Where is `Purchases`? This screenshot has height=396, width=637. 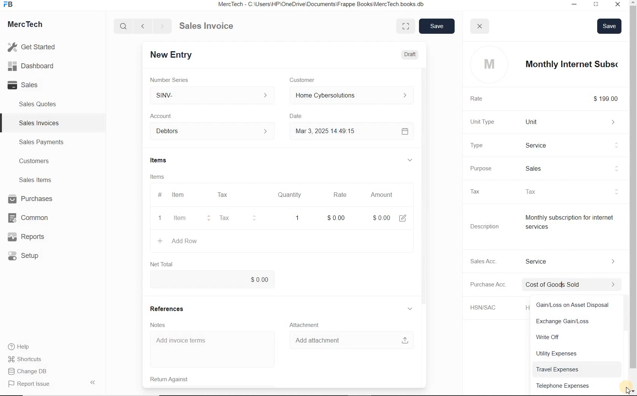 Purchases is located at coordinates (31, 200).